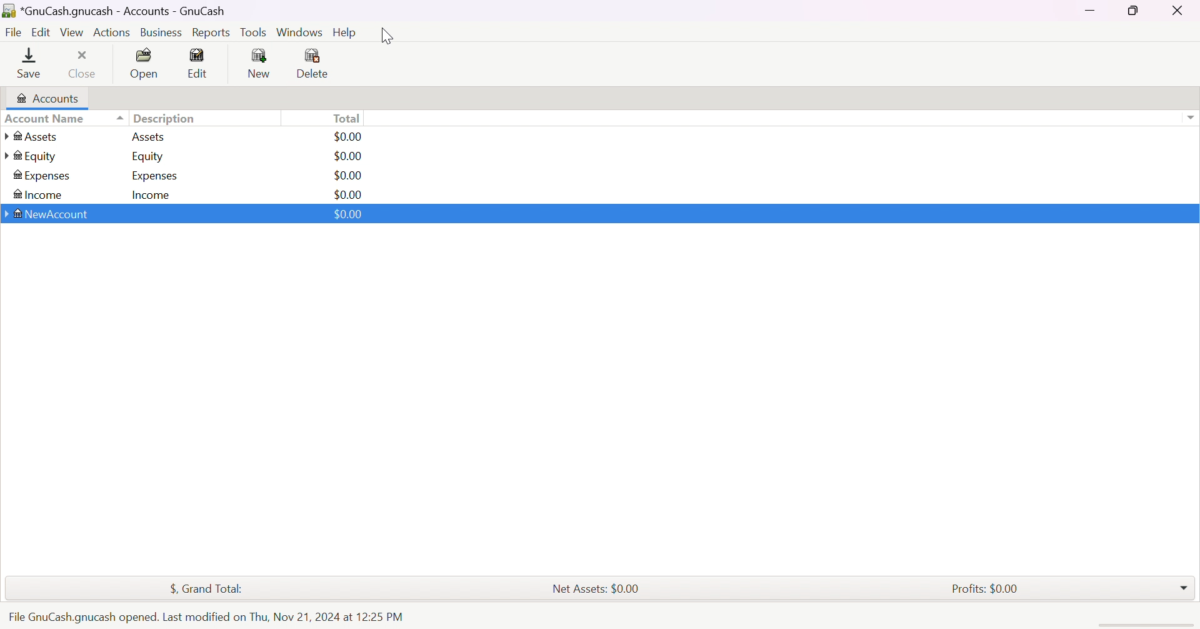 The image size is (1200, 629). Describe the element at coordinates (1186, 588) in the screenshot. I see `Drop Down` at that location.